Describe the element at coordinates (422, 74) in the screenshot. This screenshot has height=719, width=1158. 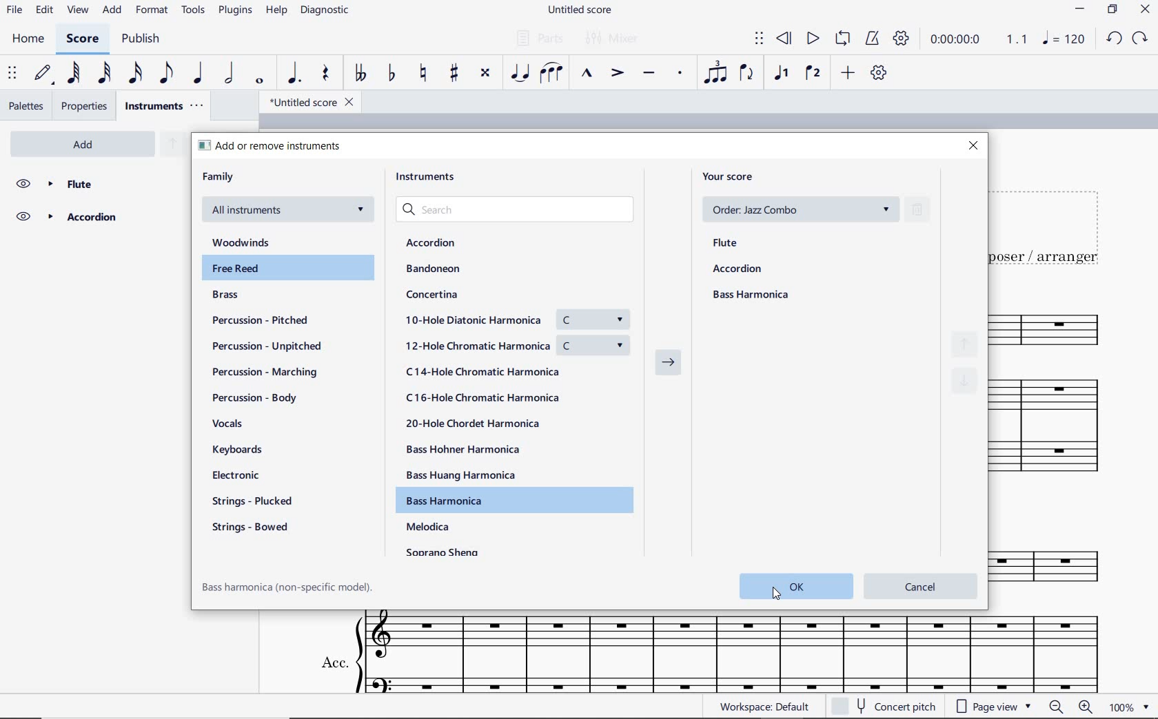
I see `toggle natural` at that location.